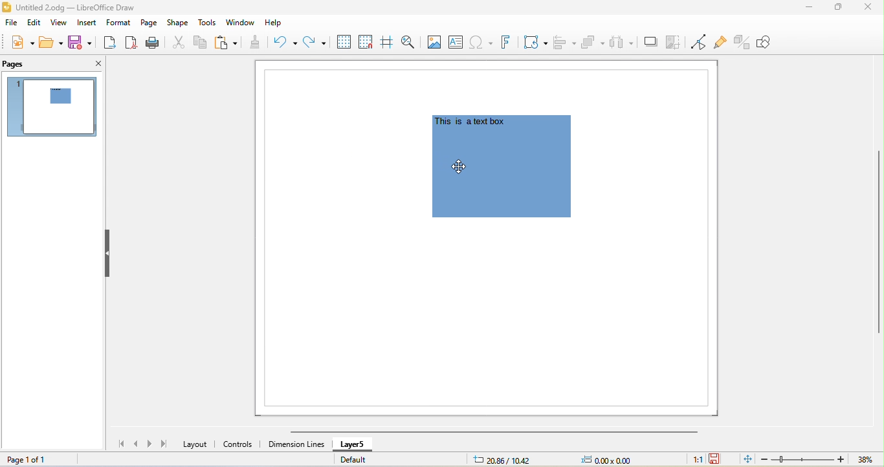 The height and width of the screenshot is (467, 884). What do you see at coordinates (208, 23) in the screenshot?
I see `tools` at bounding box center [208, 23].